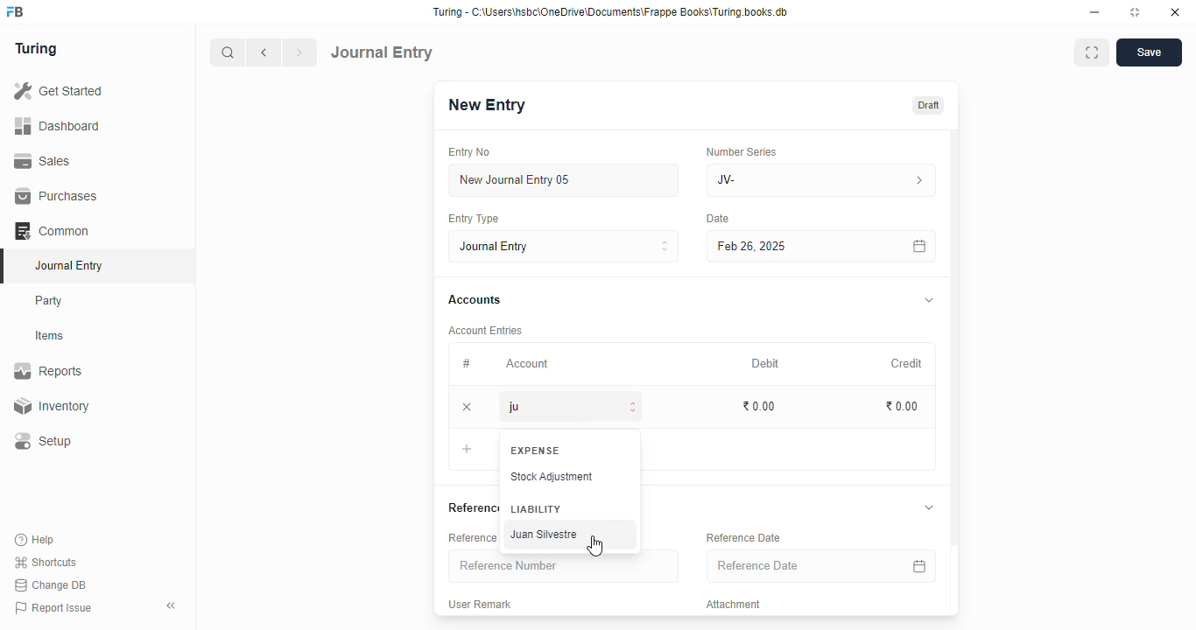 The height and width of the screenshot is (630, 1196). Describe the element at coordinates (760, 406) in the screenshot. I see `₹0.00` at that location.